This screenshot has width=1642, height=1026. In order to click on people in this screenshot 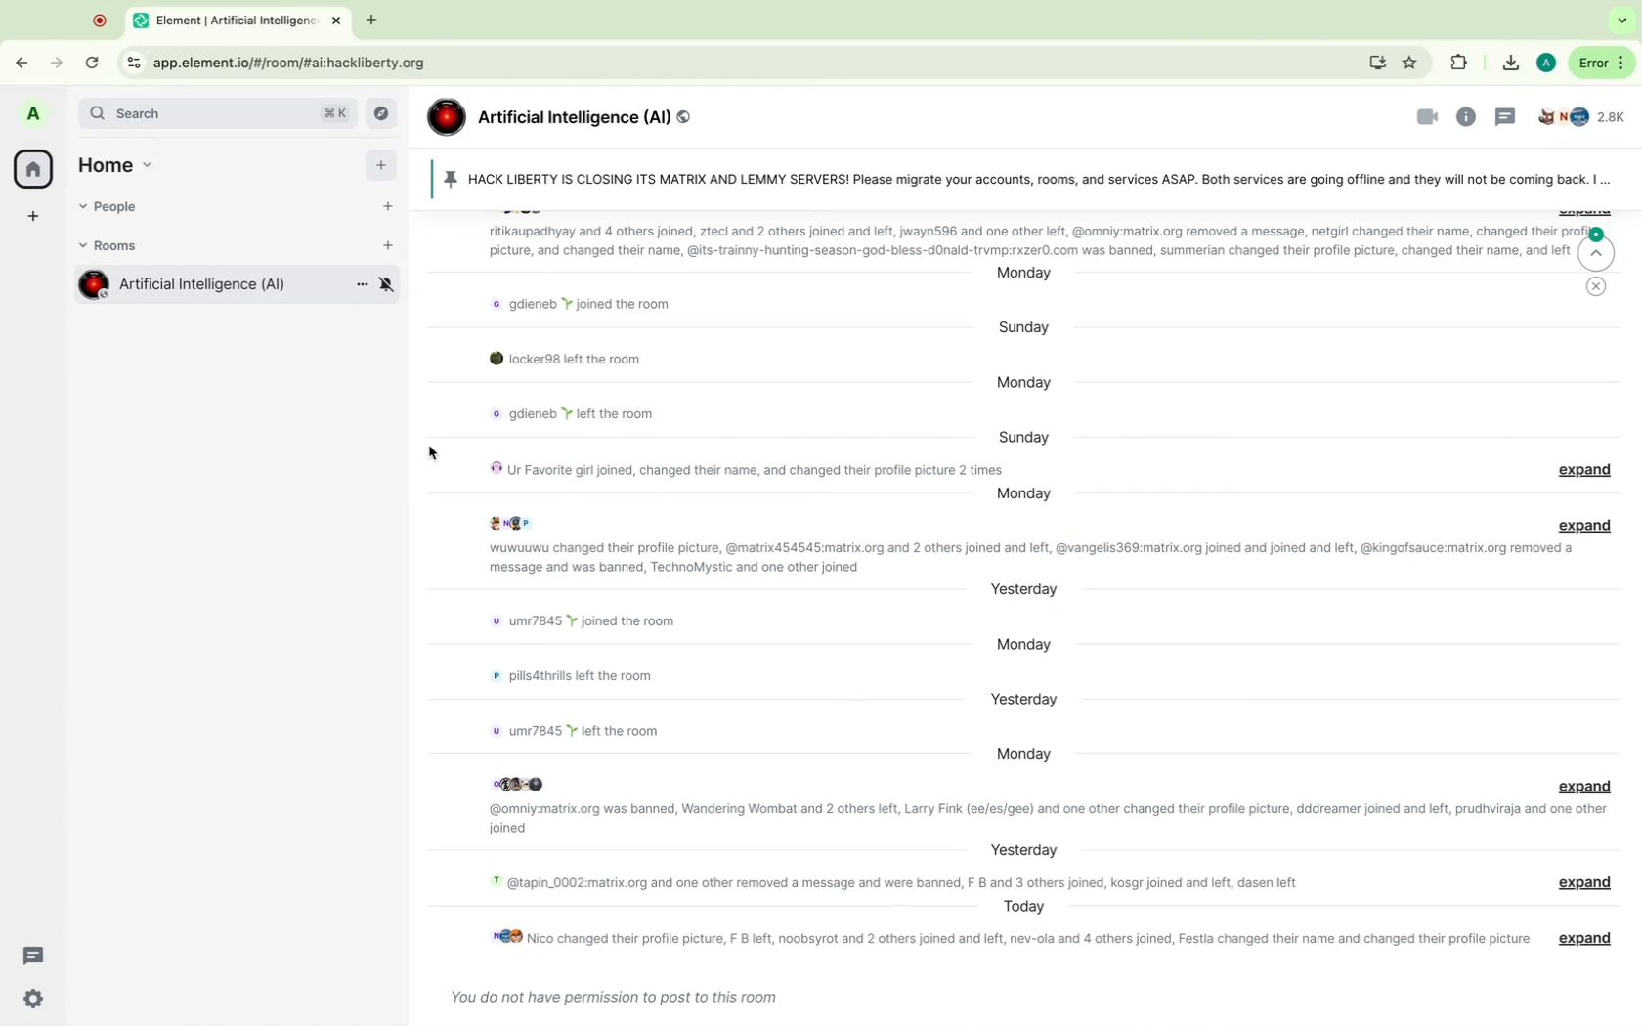, I will do `click(114, 207)`.